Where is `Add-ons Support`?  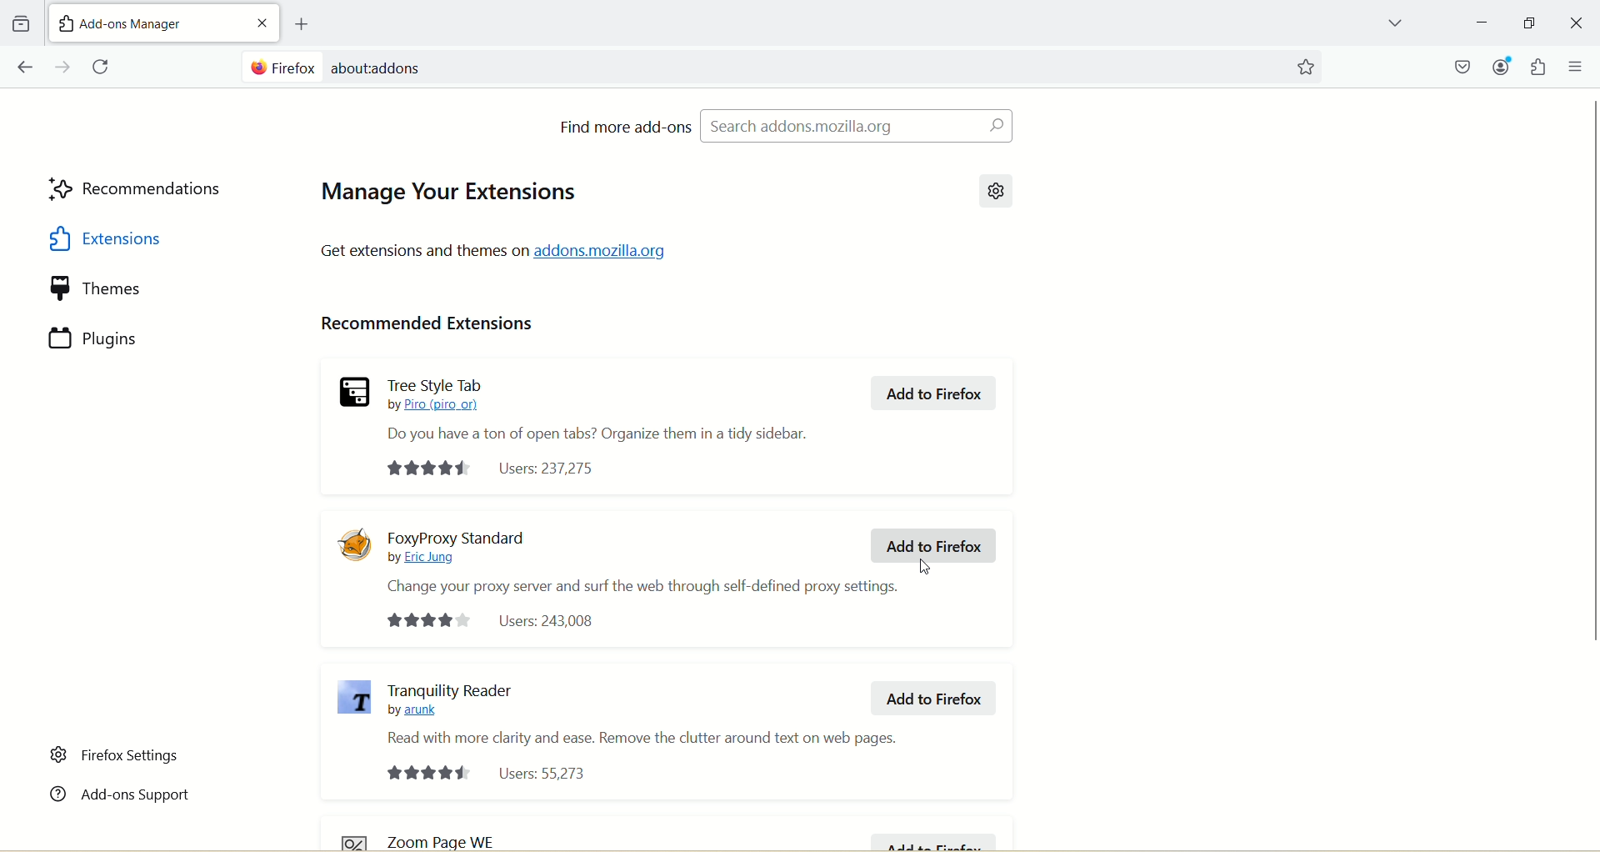 Add-ons Support is located at coordinates (119, 792).